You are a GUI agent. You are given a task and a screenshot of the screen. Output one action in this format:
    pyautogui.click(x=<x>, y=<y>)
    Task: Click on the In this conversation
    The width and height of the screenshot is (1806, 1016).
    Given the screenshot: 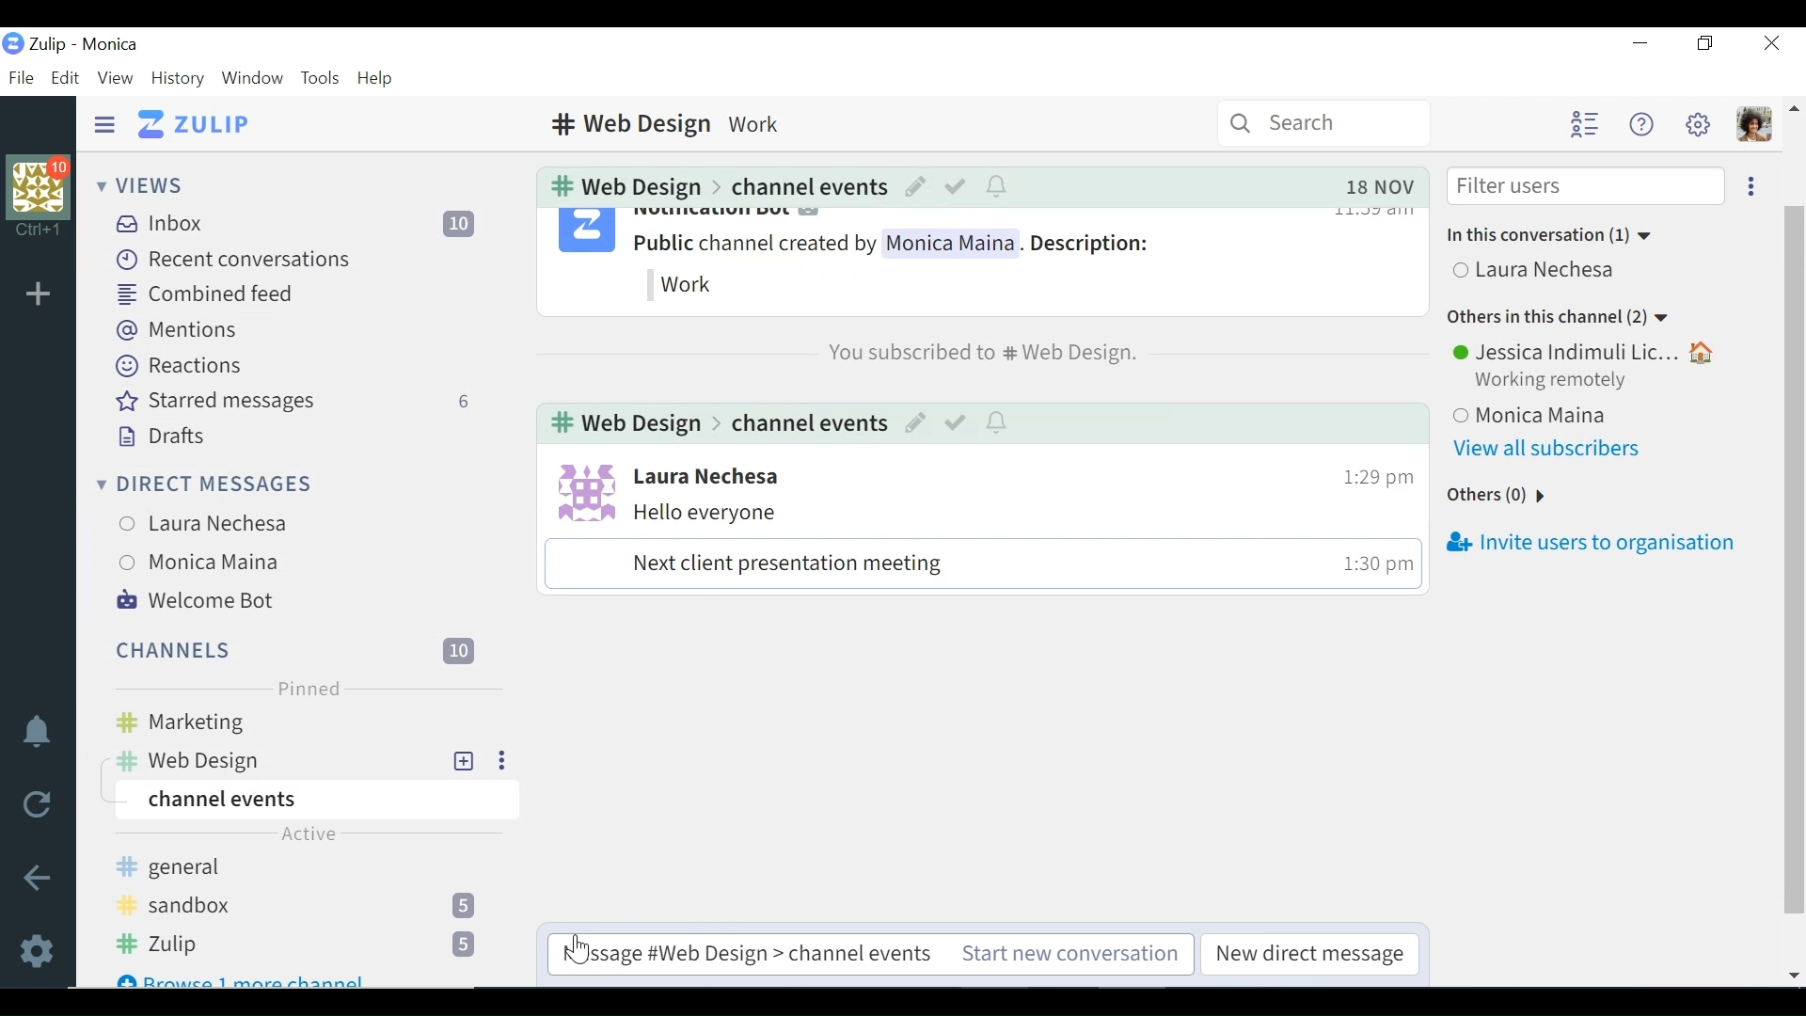 What is the action you would take?
    pyautogui.click(x=1553, y=235)
    